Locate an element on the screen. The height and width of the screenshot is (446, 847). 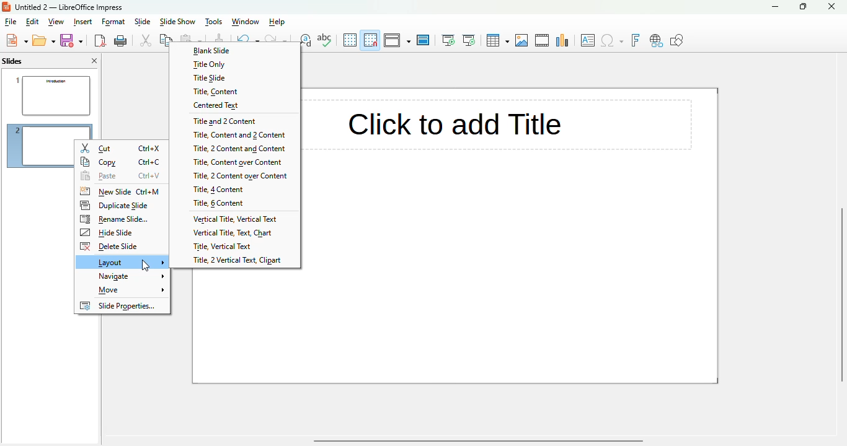
title, 2 content over content is located at coordinates (234, 175).